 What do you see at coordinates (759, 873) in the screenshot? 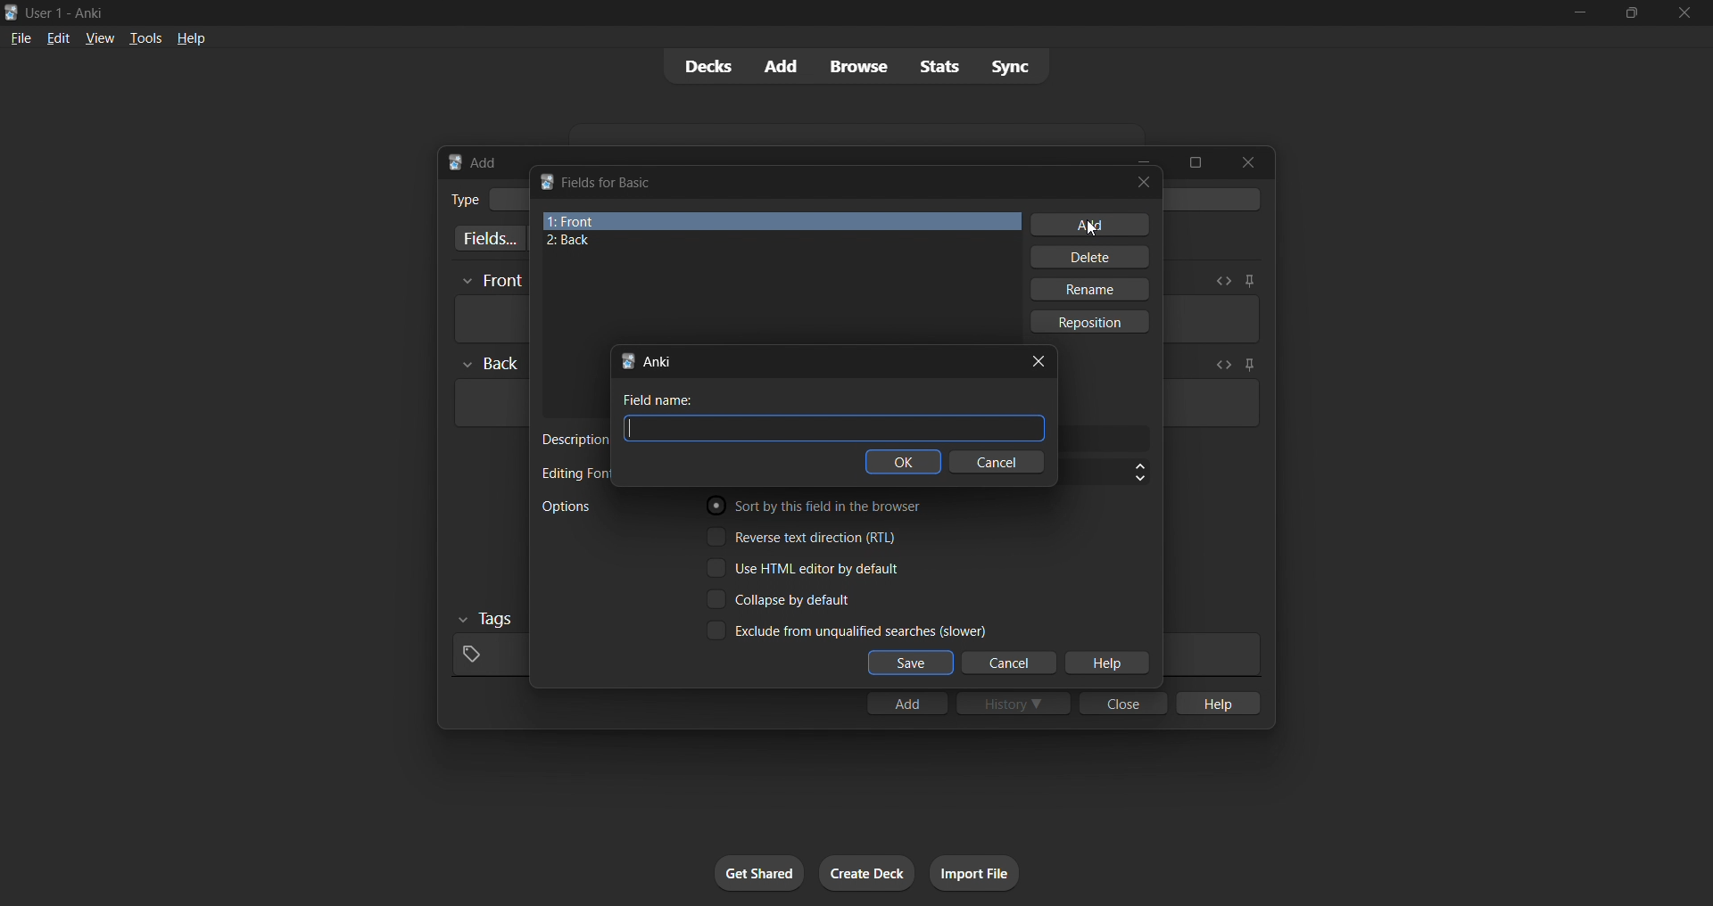
I see `get shared` at bounding box center [759, 873].